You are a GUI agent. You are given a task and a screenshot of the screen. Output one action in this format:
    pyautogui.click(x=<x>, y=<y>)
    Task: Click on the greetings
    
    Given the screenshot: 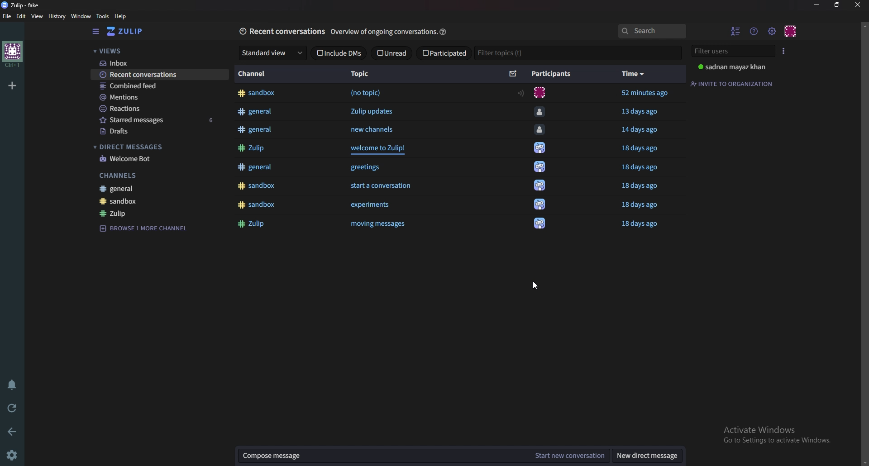 What is the action you would take?
    pyautogui.click(x=367, y=168)
    